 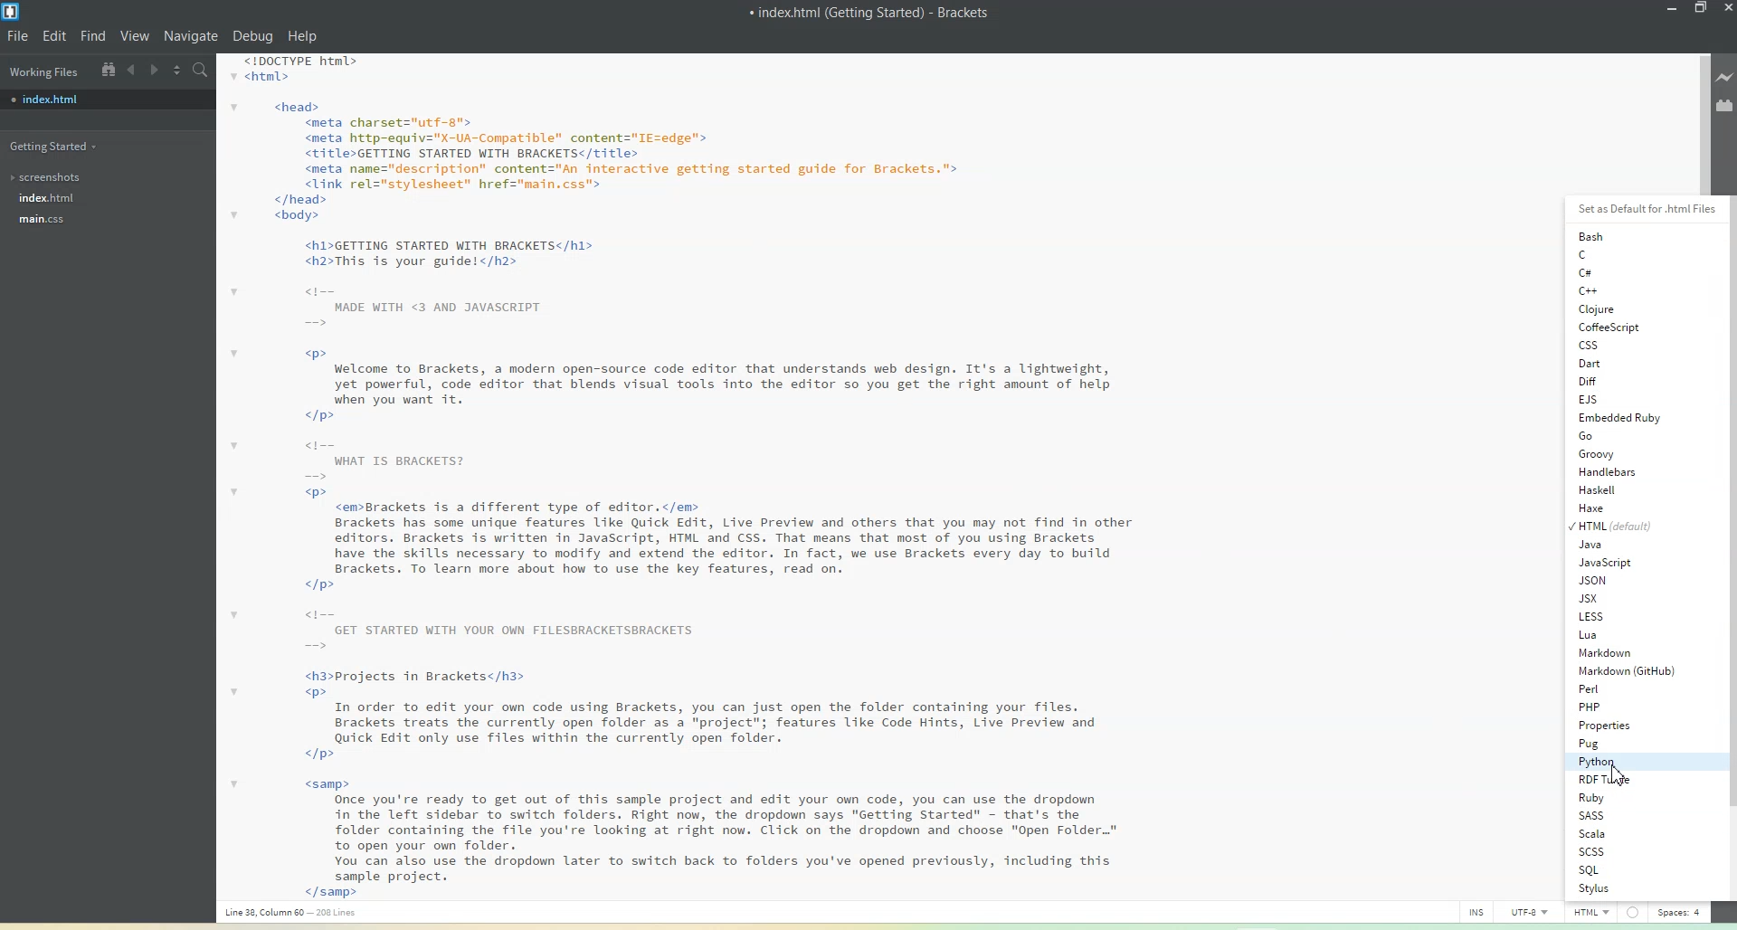 What do you see at coordinates (1608, 345) in the screenshot?
I see `CSS` at bounding box center [1608, 345].